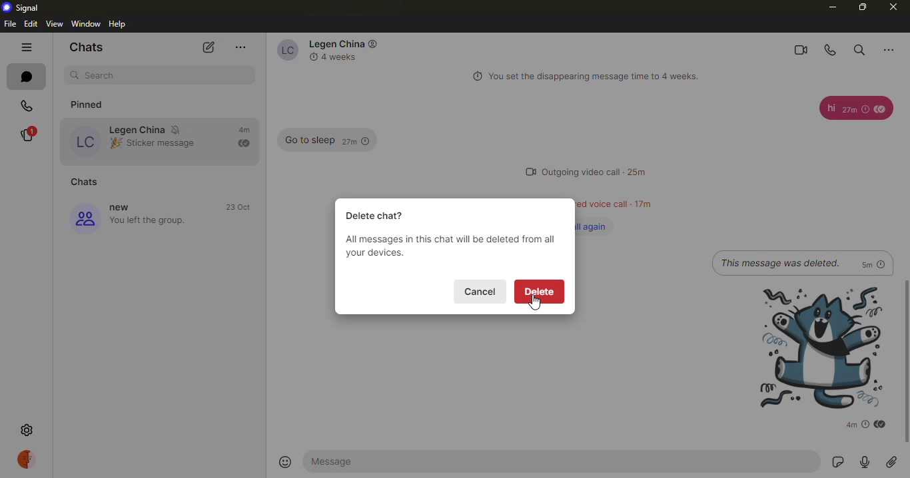  I want to click on time, so click(240, 207).